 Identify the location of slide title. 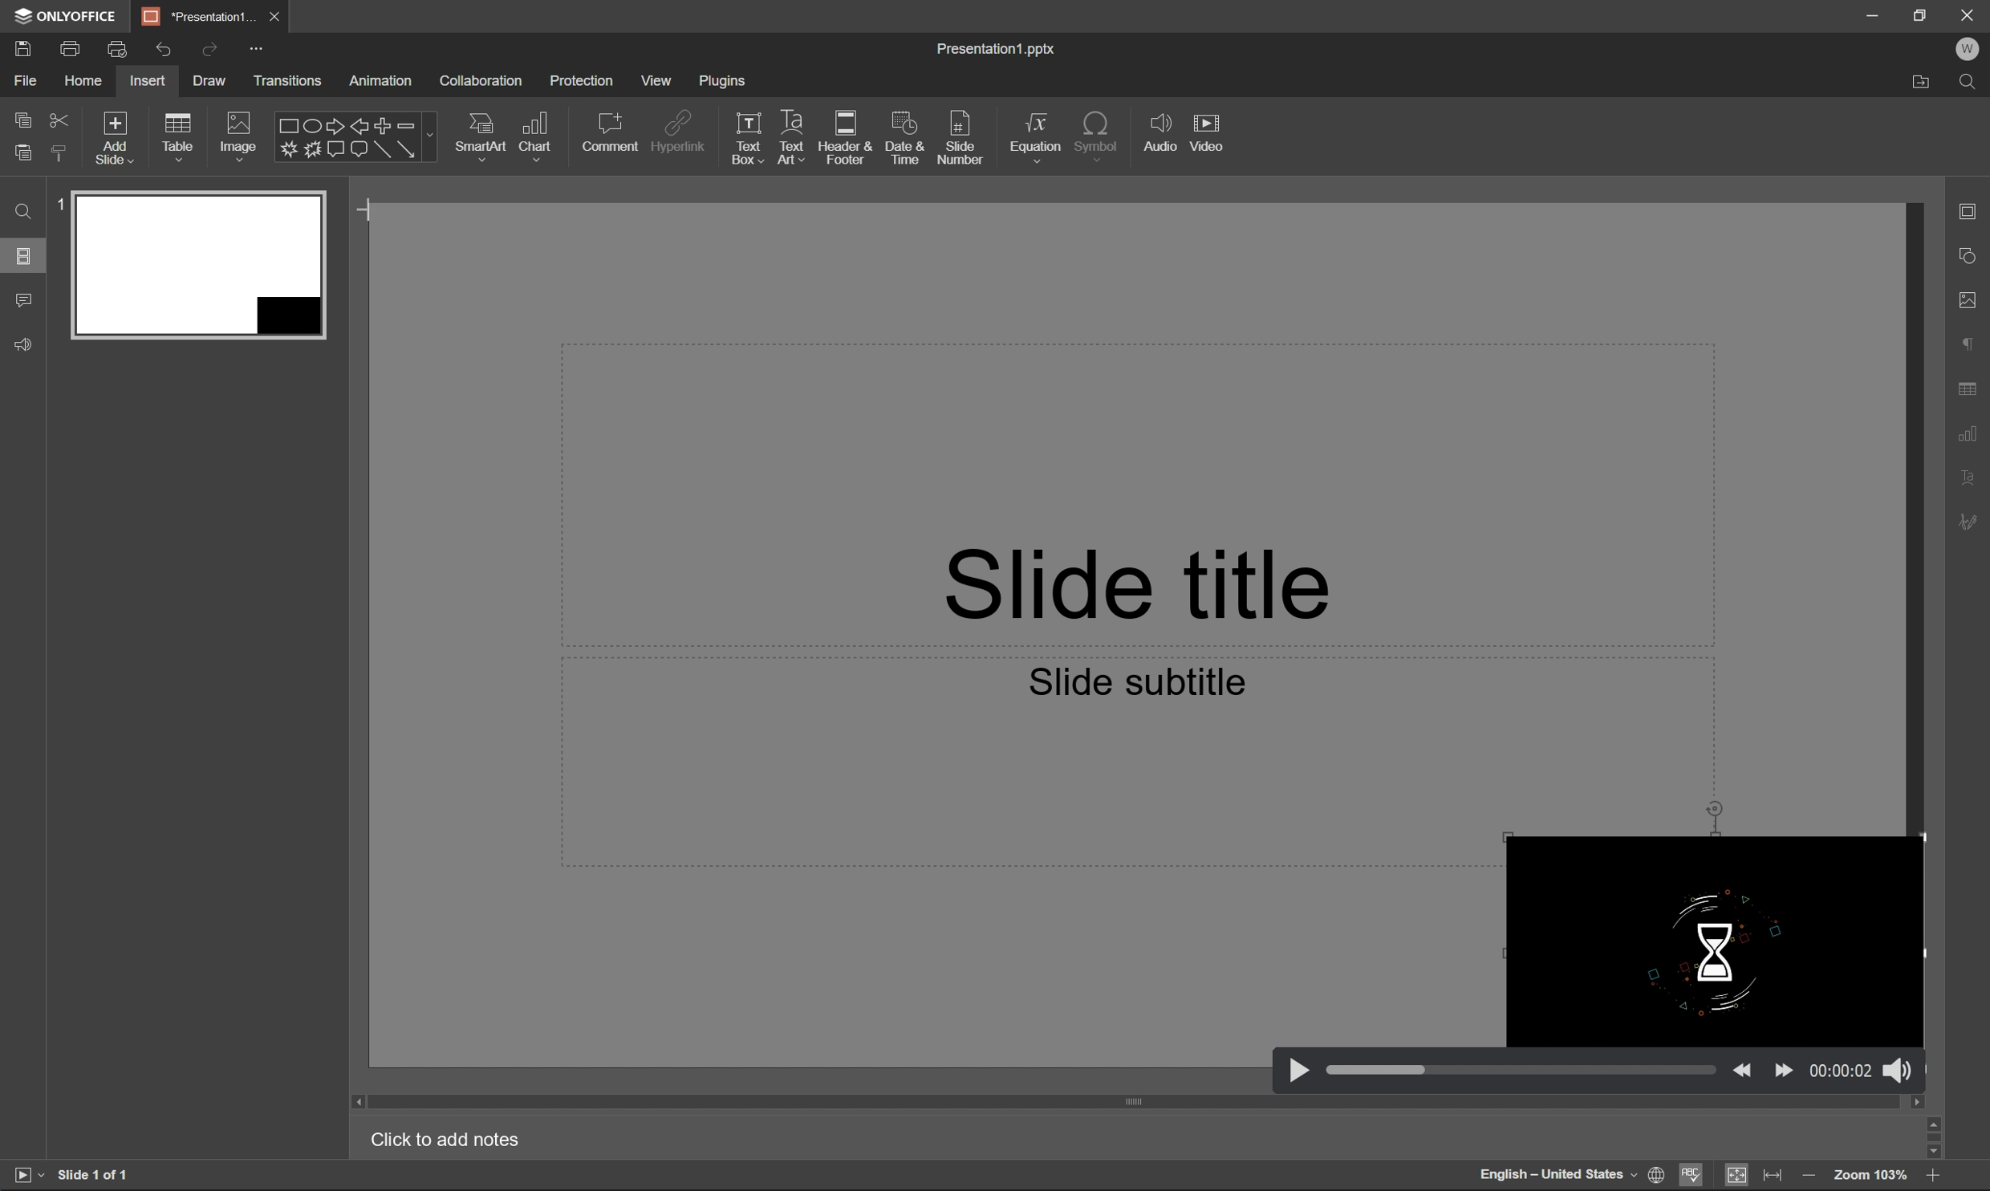
(1126, 575).